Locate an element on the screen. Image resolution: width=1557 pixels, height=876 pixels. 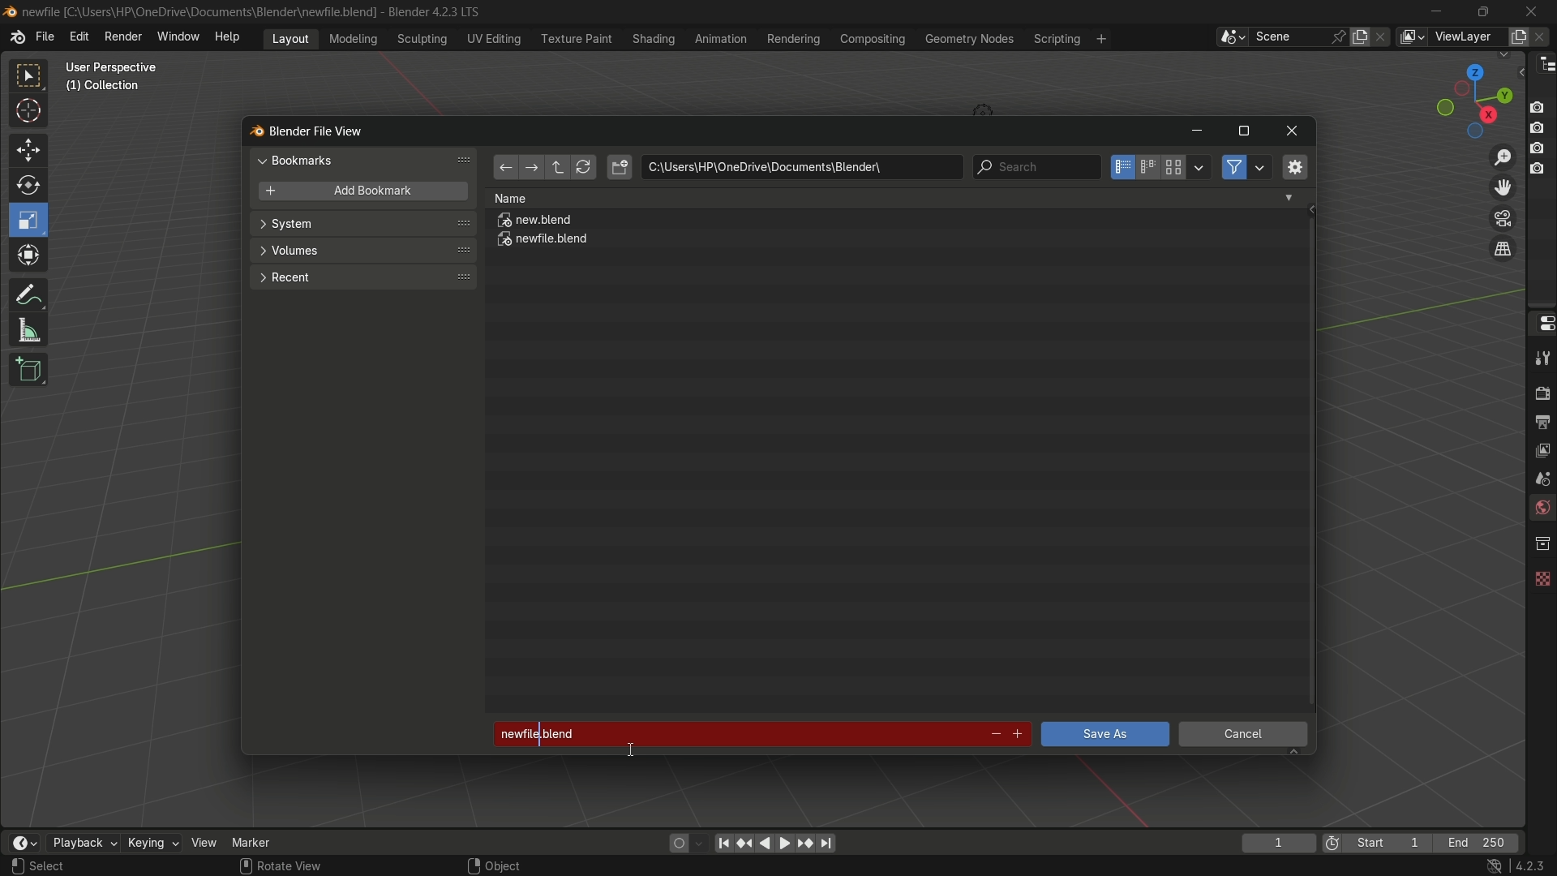
Collection is located at coordinates (105, 89).